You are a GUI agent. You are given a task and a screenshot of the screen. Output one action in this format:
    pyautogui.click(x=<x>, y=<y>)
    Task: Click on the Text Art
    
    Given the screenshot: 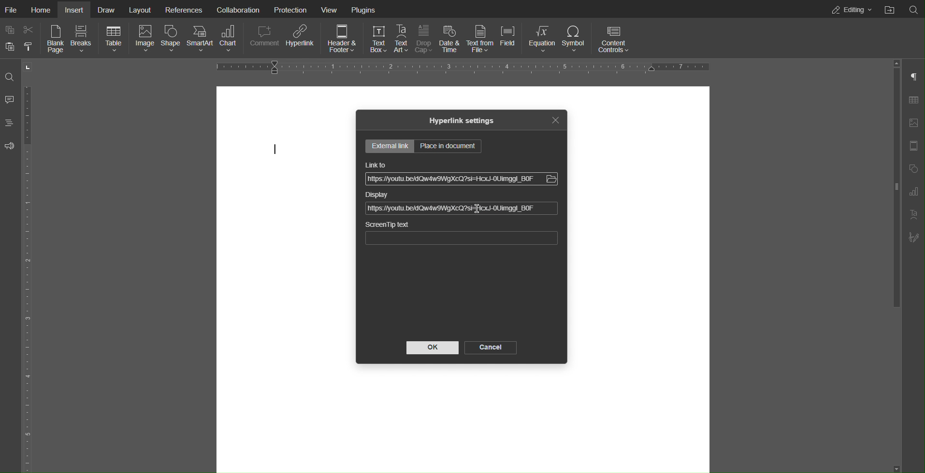 What is the action you would take?
    pyautogui.click(x=913, y=216)
    